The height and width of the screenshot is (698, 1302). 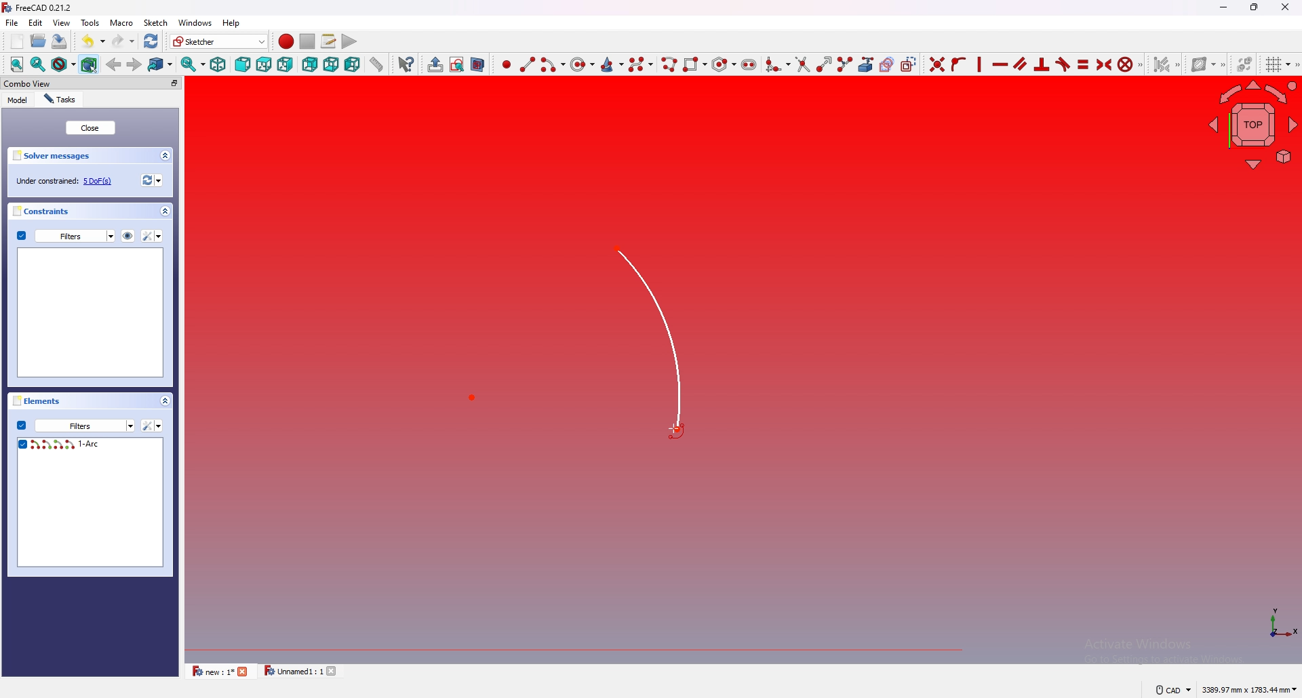 What do you see at coordinates (888, 64) in the screenshot?
I see `create carbon copy` at bounding box center [888, 64].